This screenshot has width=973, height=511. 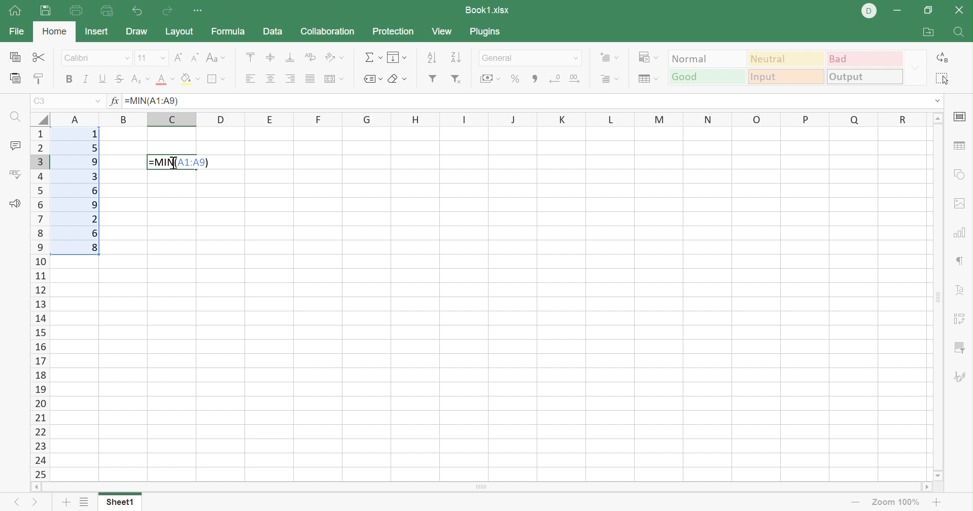 I want to click on C3, so click(x=44, y=101).